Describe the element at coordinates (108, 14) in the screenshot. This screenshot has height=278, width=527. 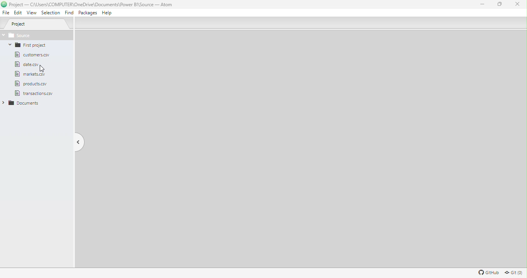
I see `Help` at that location.